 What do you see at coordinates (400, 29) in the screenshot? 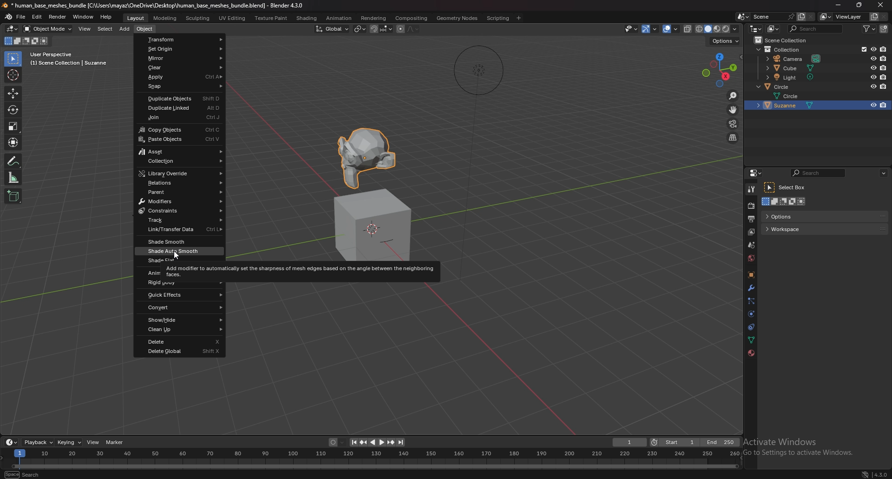
I see `proportional editing objects` at bounding box center [400, 29].